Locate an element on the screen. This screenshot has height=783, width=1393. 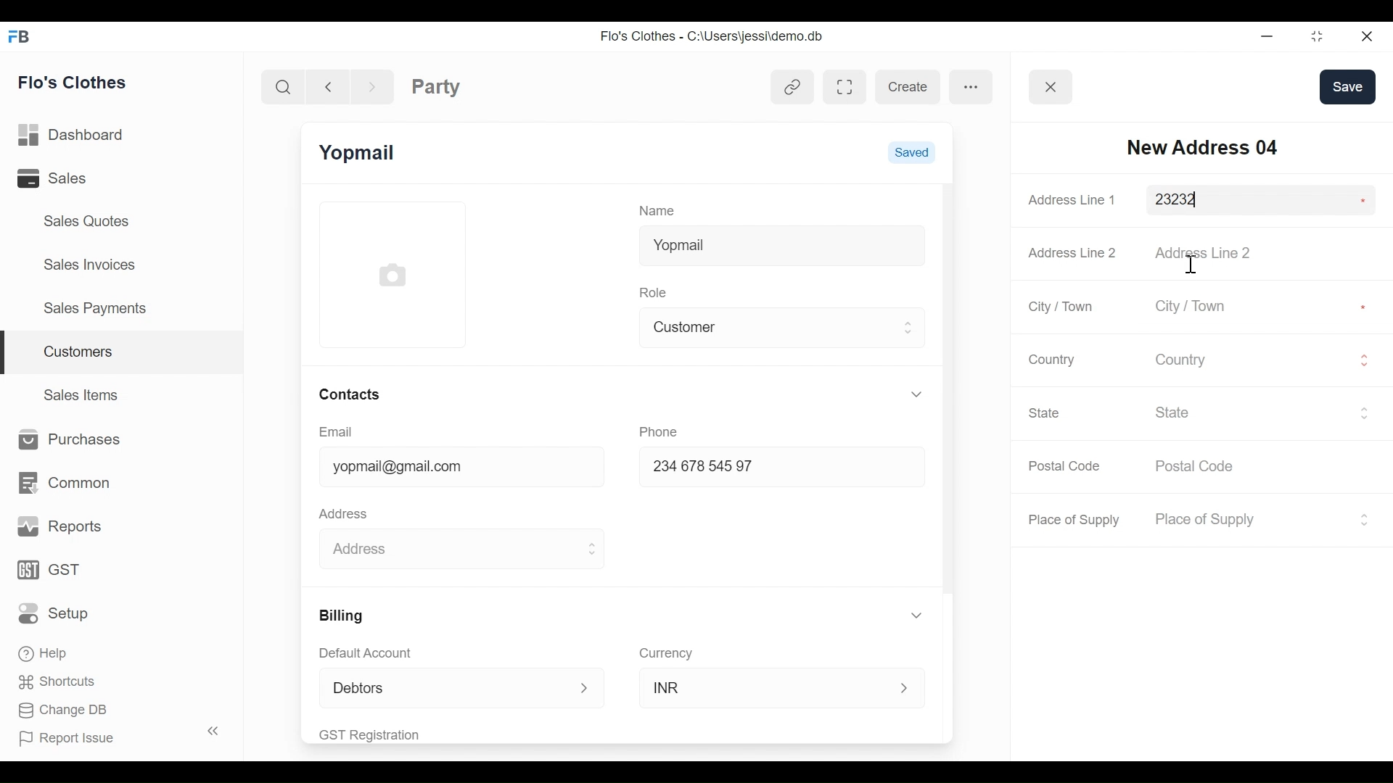
more is located at coordinates (971, 86).